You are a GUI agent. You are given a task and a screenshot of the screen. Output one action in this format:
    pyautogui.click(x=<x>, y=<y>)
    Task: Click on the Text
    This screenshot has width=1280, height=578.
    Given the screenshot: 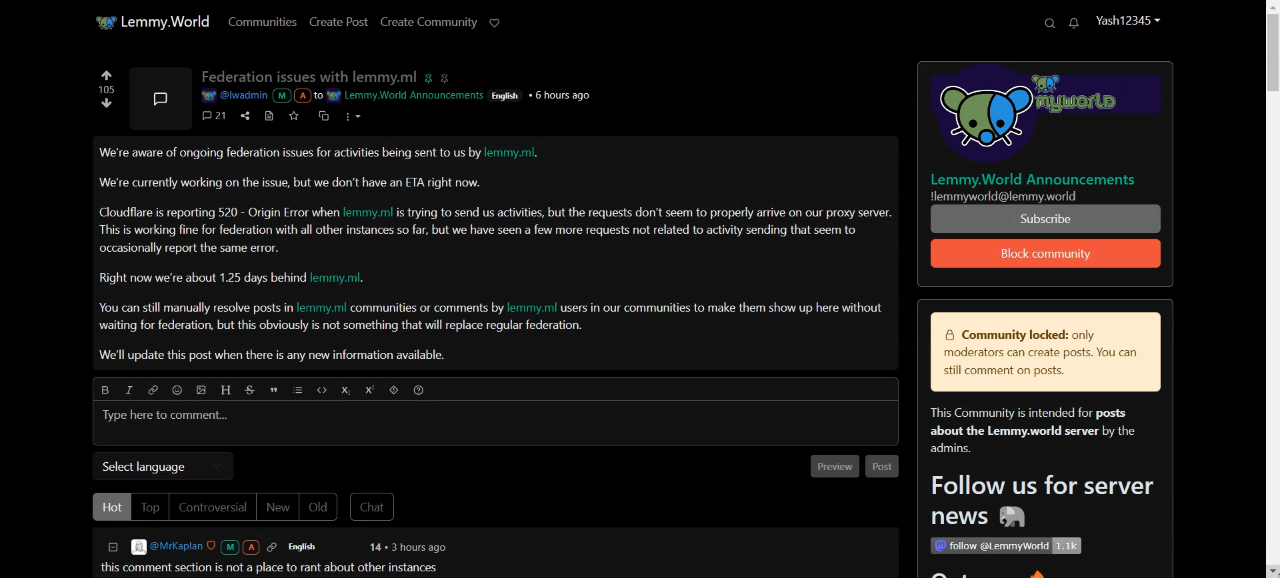 What is the action you would take?
    pyautogui.click(x=107, y=90)
    